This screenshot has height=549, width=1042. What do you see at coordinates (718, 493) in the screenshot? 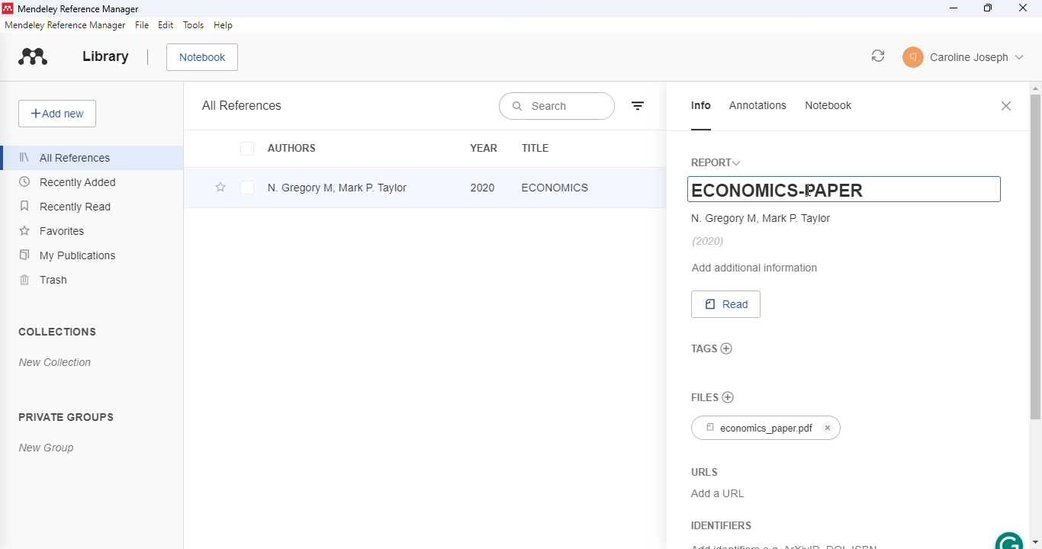
I see `Add a URL` at bounding box center [718, 493].